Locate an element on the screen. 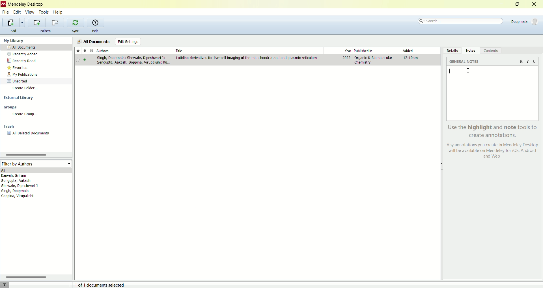 This screenshot has width=543, height=288. Kanvah, Sriram is located at coordinates (30, 175).